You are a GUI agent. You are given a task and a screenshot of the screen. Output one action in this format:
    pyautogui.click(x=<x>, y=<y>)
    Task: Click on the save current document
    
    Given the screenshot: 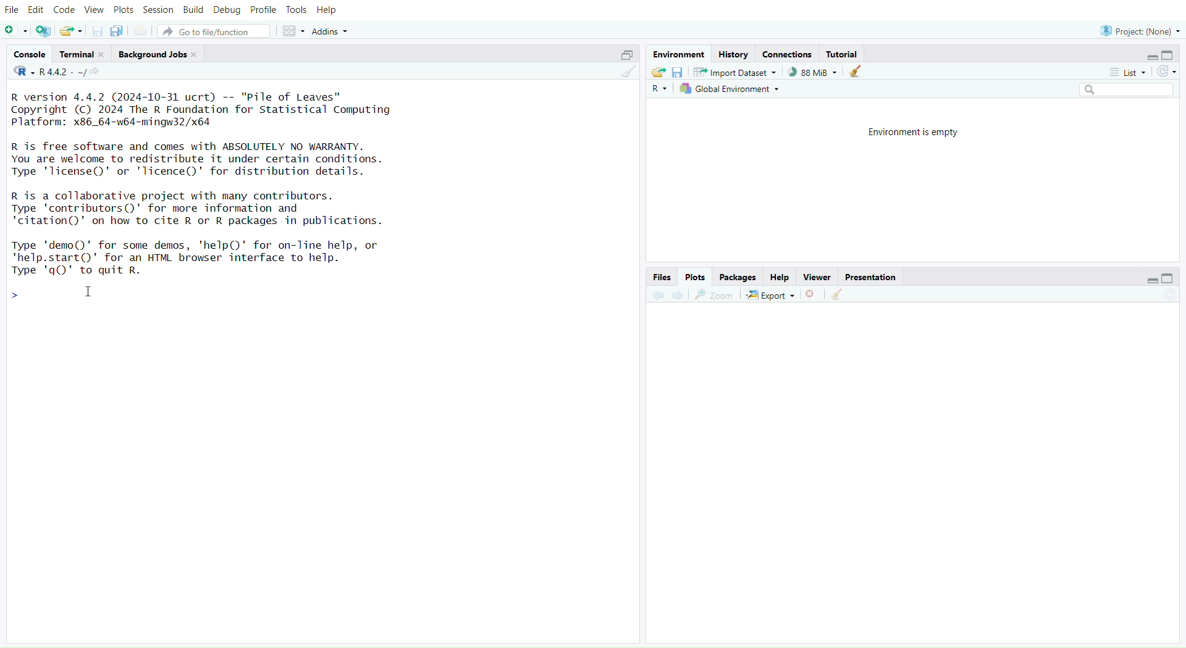 What is the action you would take?
    pyautogui.click(x=97, y=32)
    